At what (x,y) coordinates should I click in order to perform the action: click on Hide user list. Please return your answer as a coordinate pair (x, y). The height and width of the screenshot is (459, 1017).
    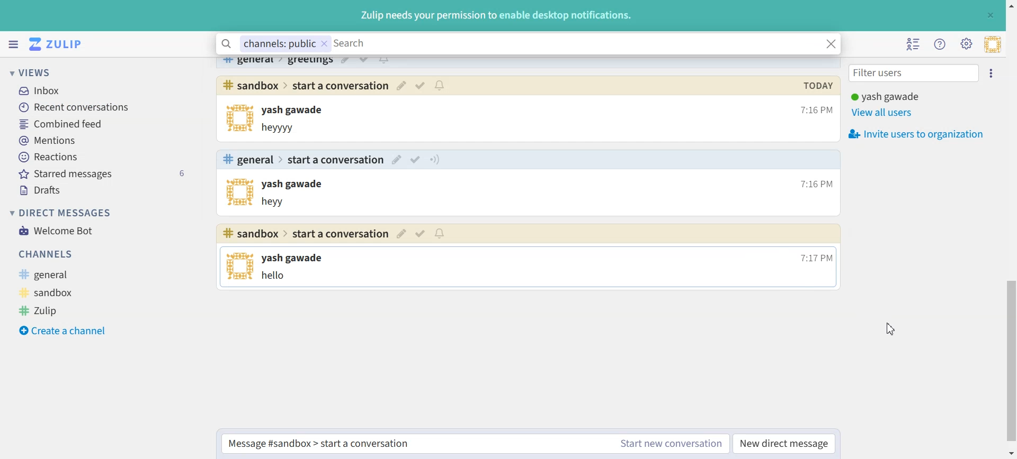
    Looking at the image, I should click on (915, 45).